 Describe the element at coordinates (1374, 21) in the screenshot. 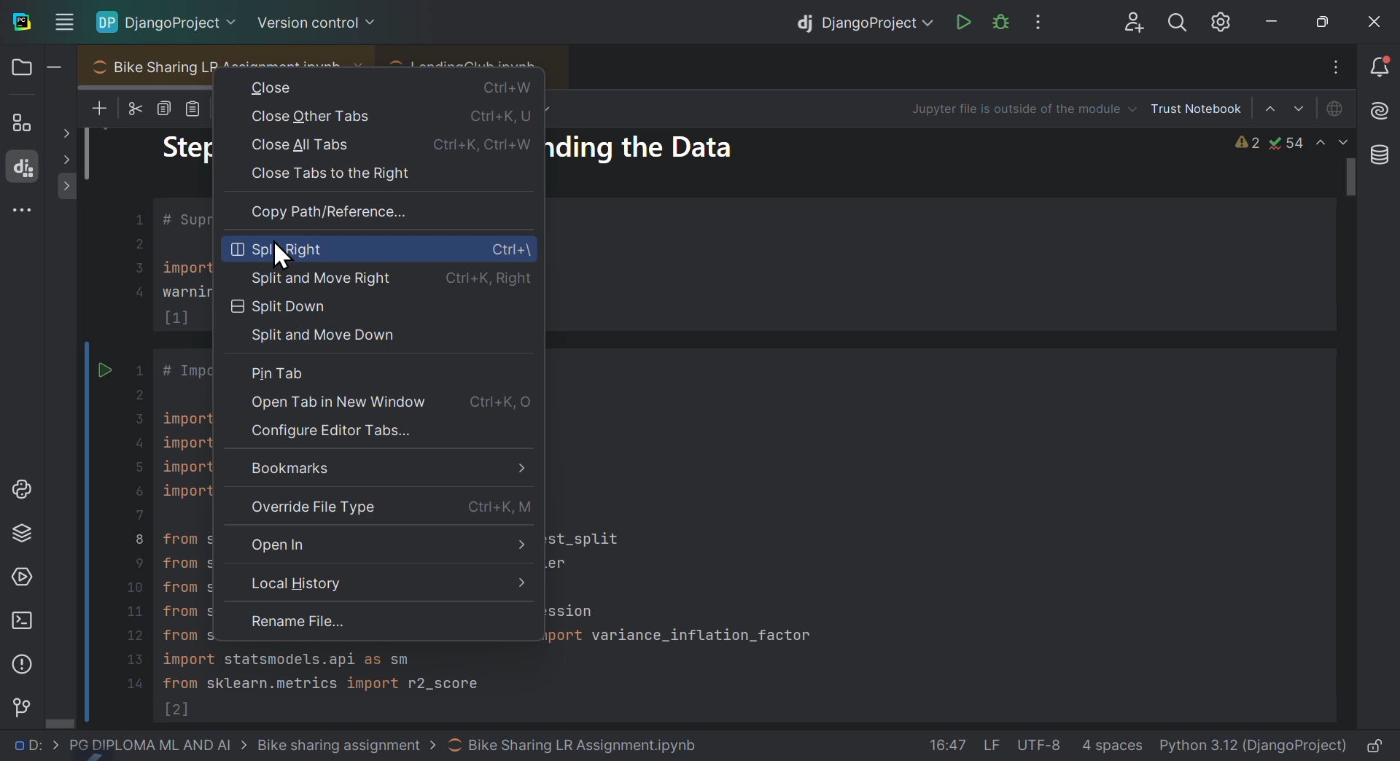

I see `close` at that location.